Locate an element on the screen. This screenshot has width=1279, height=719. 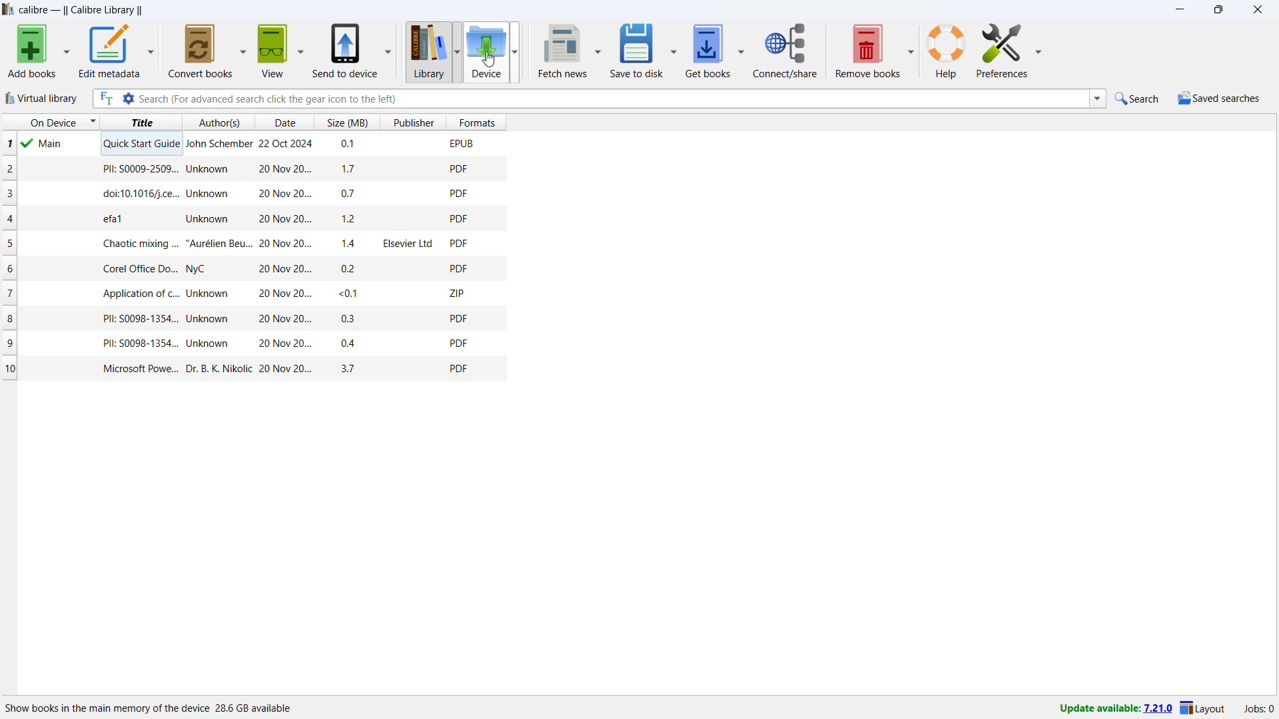
one book entry is located at coordinates (253, 293).